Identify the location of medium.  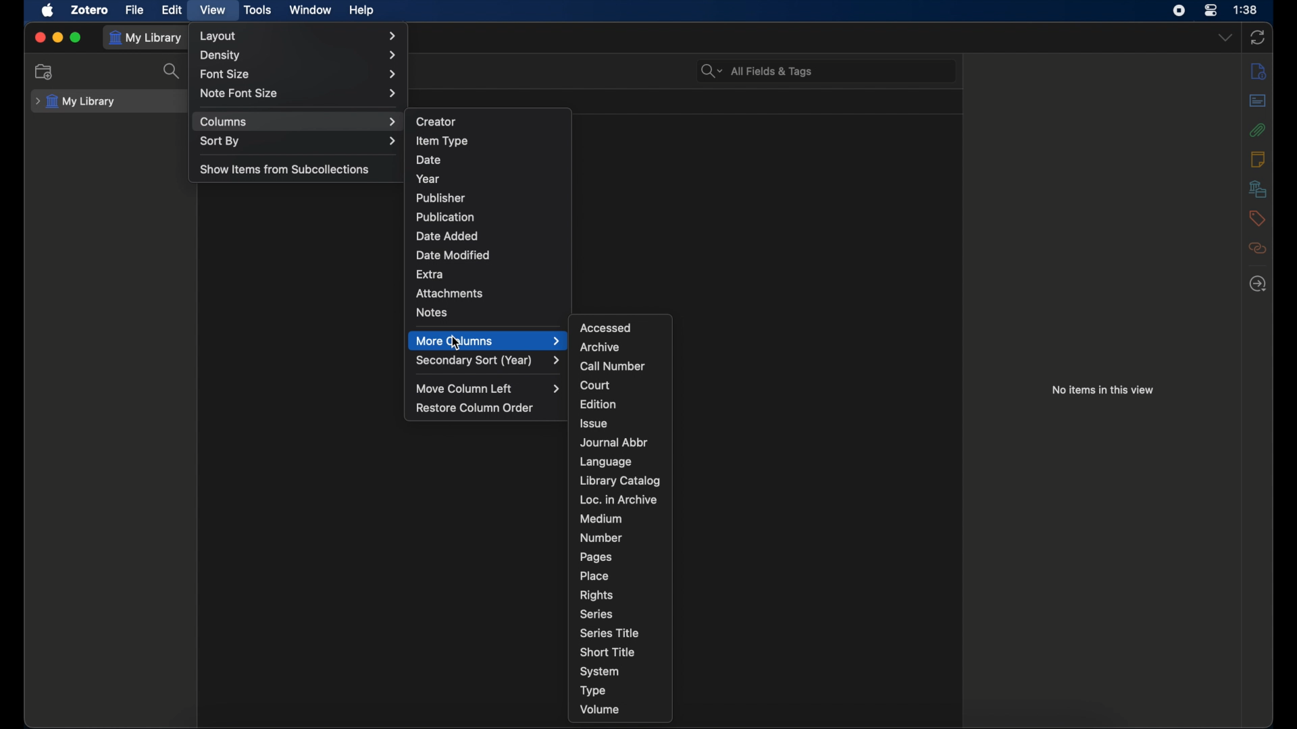
(600, 519).